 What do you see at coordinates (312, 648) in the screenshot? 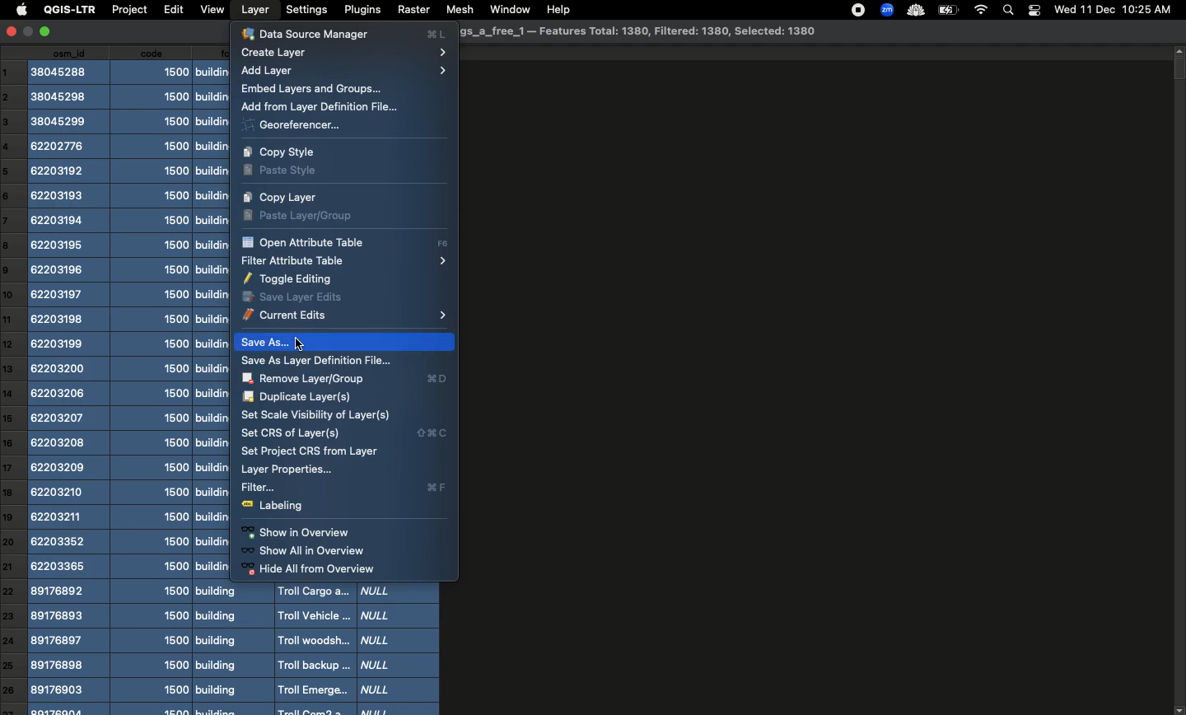
I see `Name` at bounding box center [312, 648].